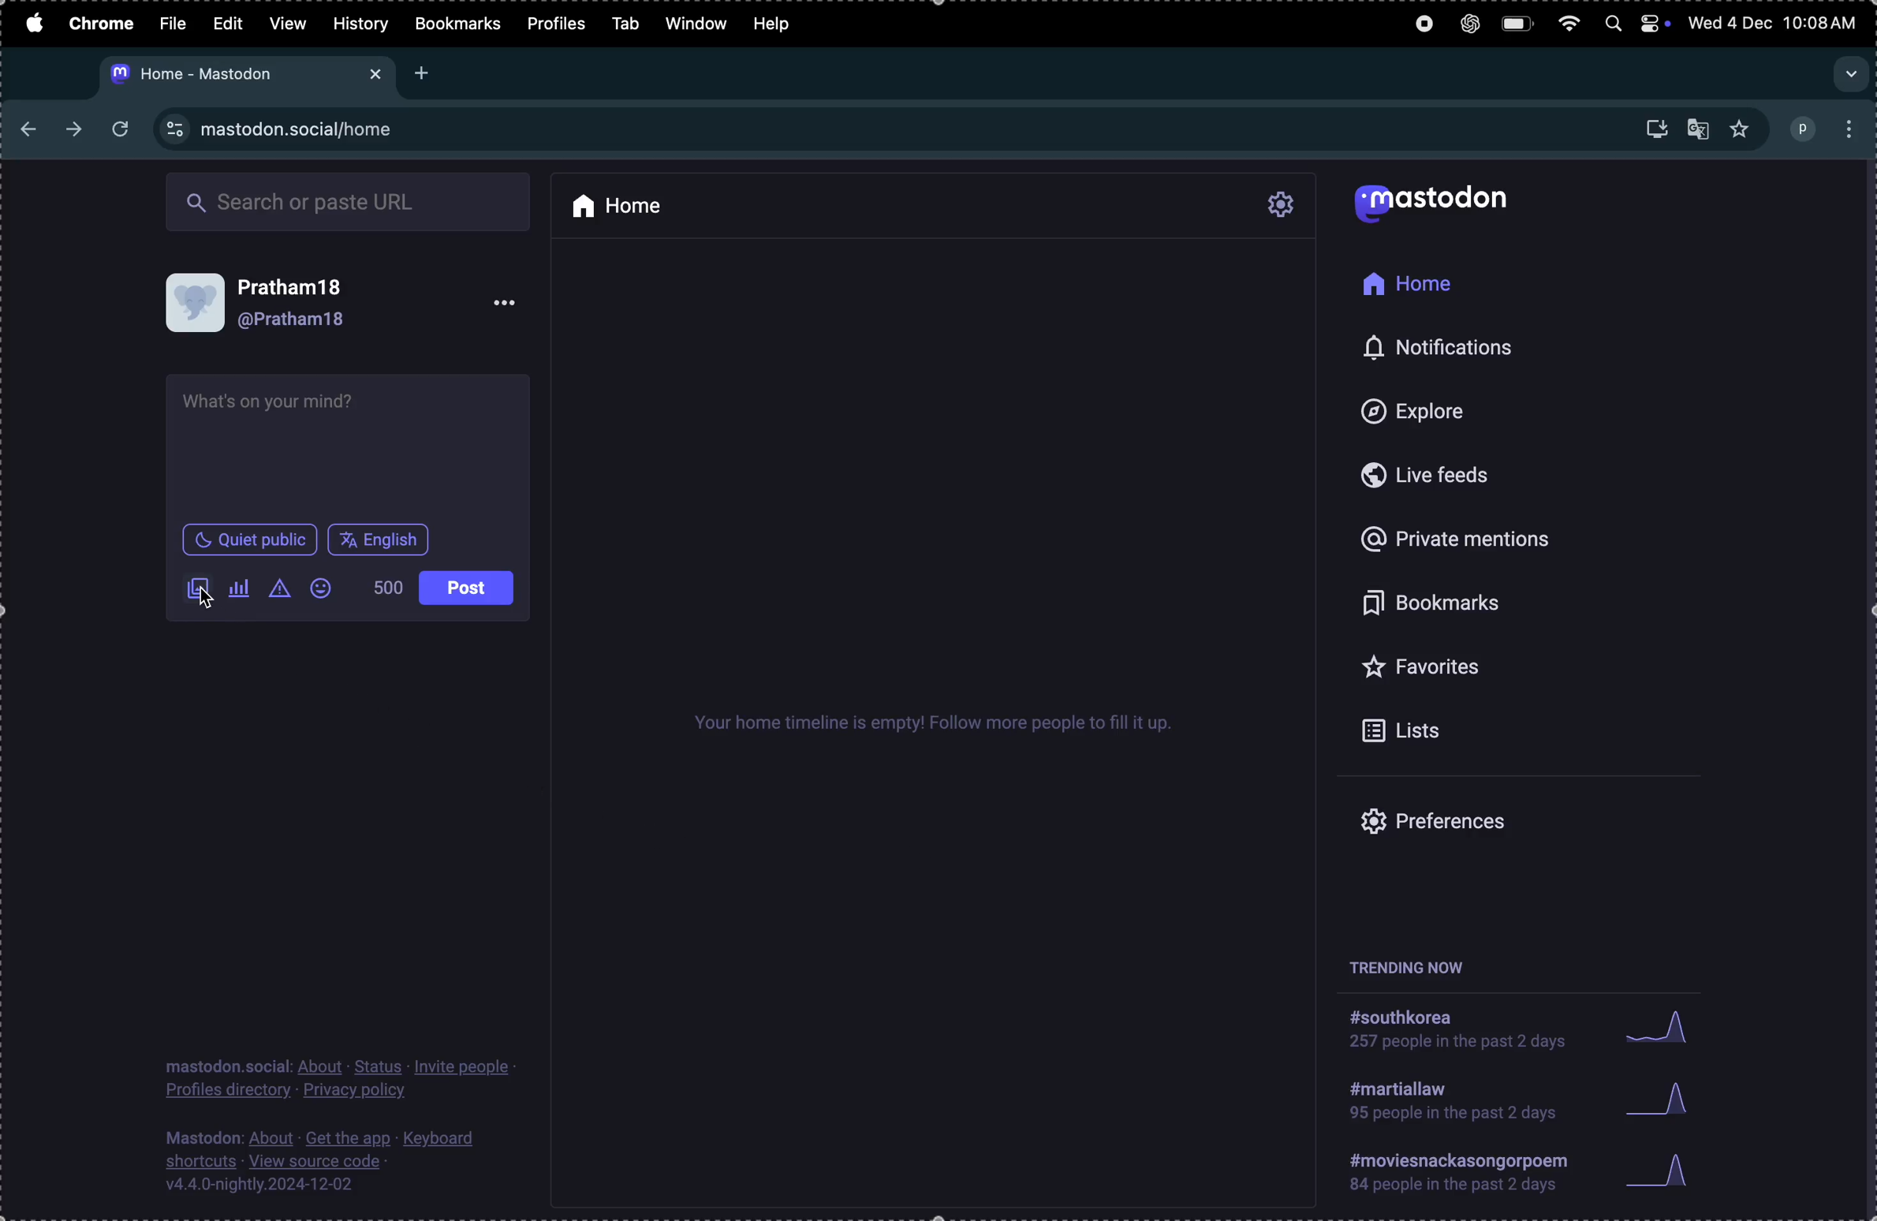 The height and width of the screenshot is (1221, 1877). What do you see at coordinates (76, 130) in the screenshot?
I see `nexttab` at bounding box center [76, 130].